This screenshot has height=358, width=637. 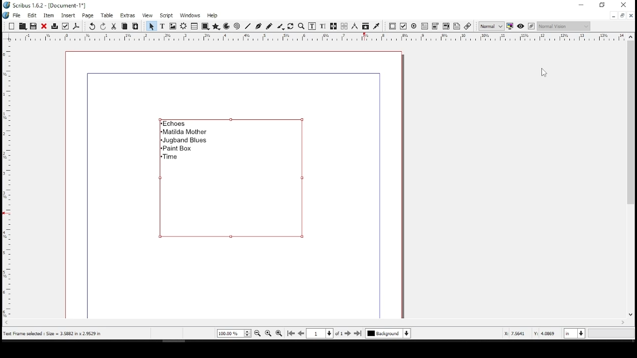 What do you see at coordinates (18, 15) in the screenshot?
I see `file` at bounding box center [18, 15].